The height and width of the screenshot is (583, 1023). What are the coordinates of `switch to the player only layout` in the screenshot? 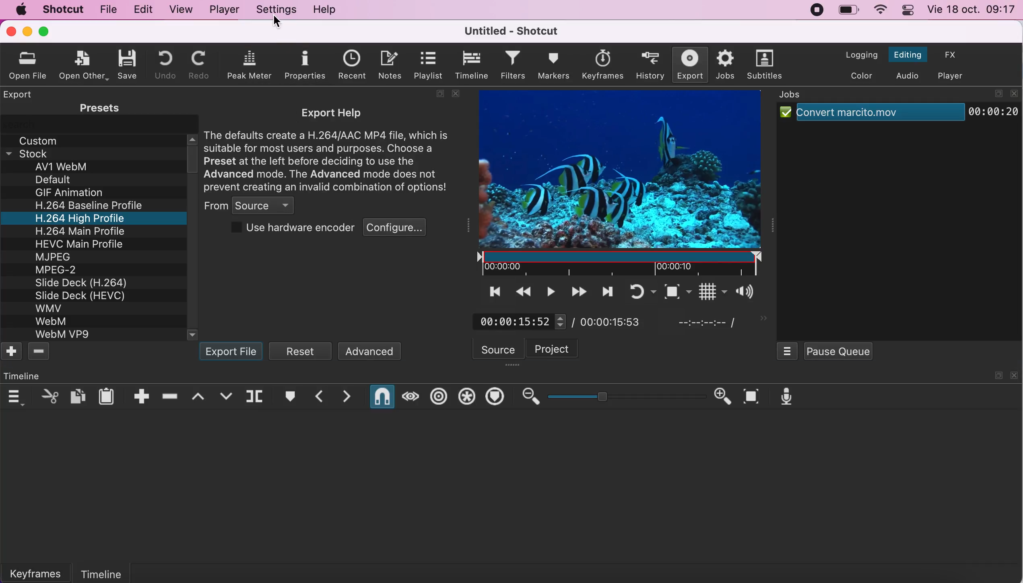 It's located at (951, 76).